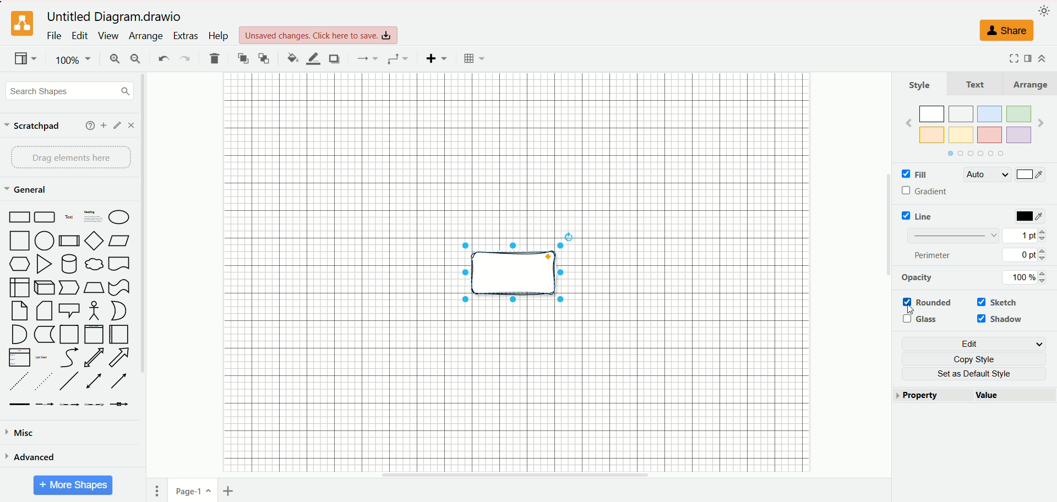 This screenshot has width=1057, height=502. What do you see at coordinates (70, 92) in the screenshot?
I see `search` at bounding box center [70, 92].